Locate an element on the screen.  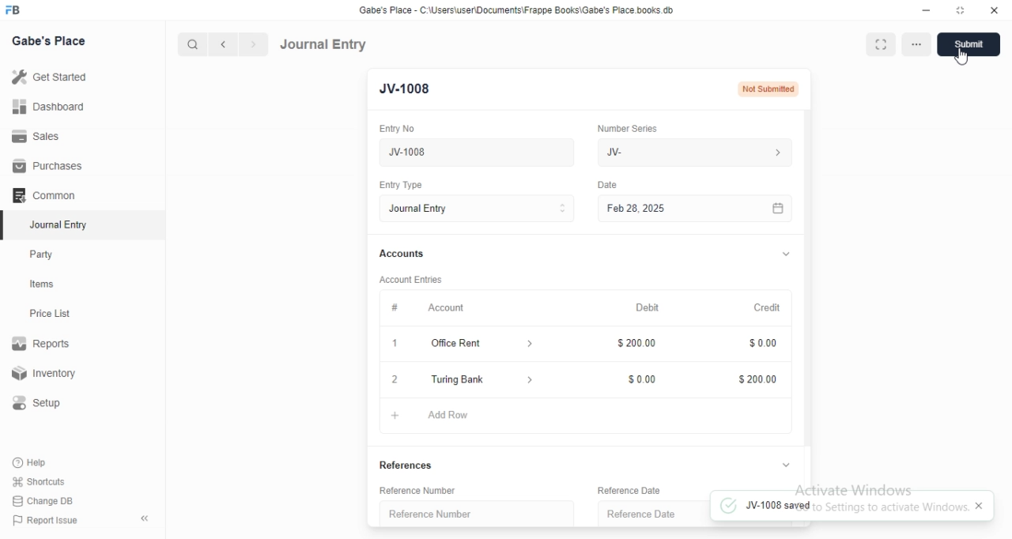
Reference Number is located at coordinates (429, 514).